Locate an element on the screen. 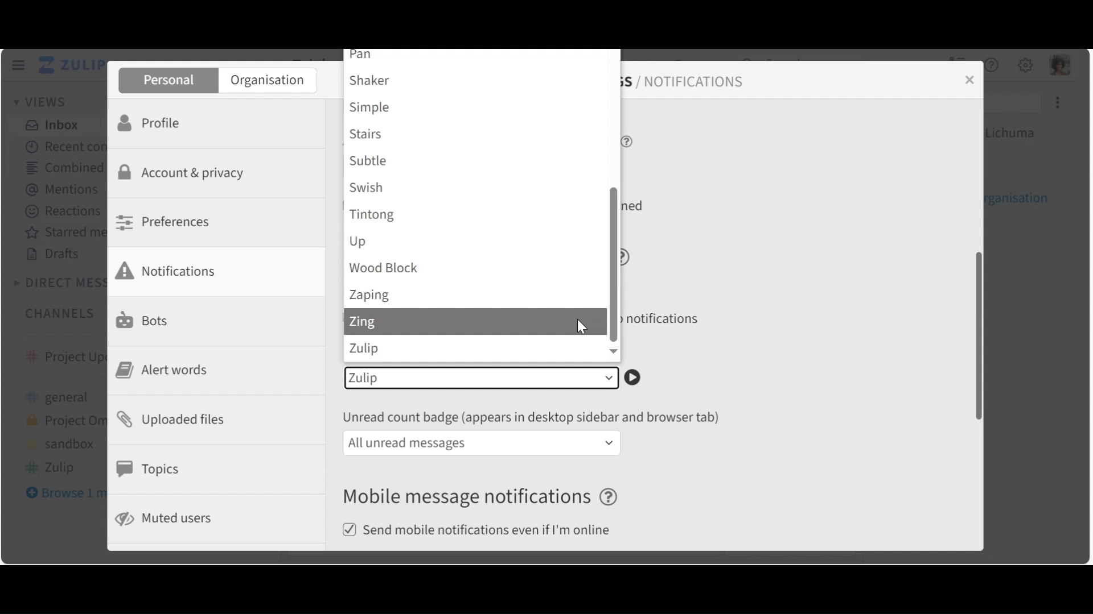  Alert Words is located at coordinates (166, 370).